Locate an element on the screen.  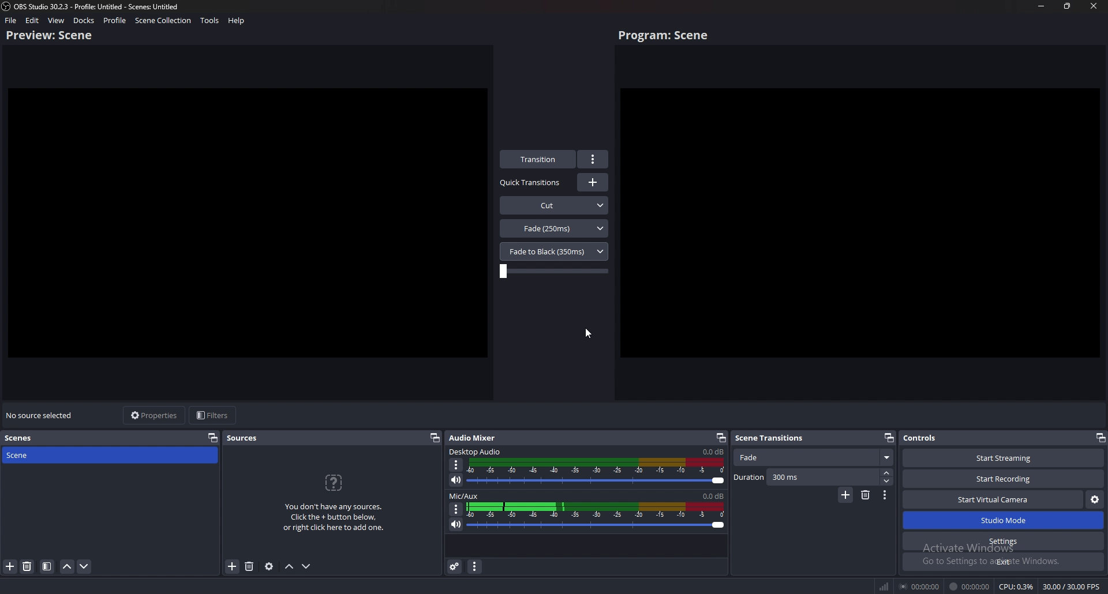
mute is located at coordinates (456, 524).